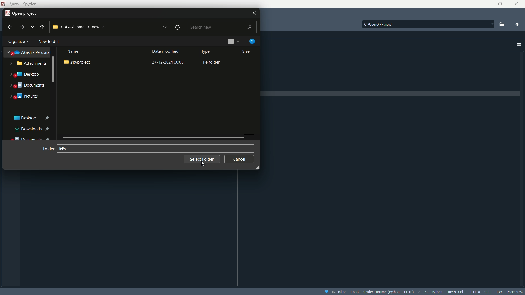 This screenshot has height=295, width=525. I want to click on folder, so click(48, 149).